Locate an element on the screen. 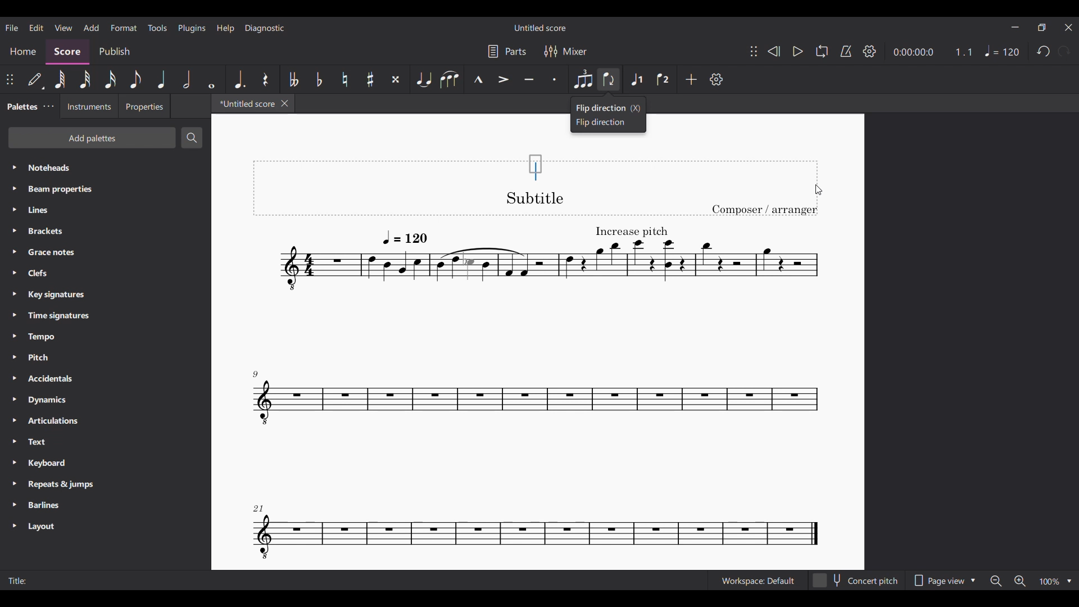  Concert pitch toggle is located at coordinates (856, 581).